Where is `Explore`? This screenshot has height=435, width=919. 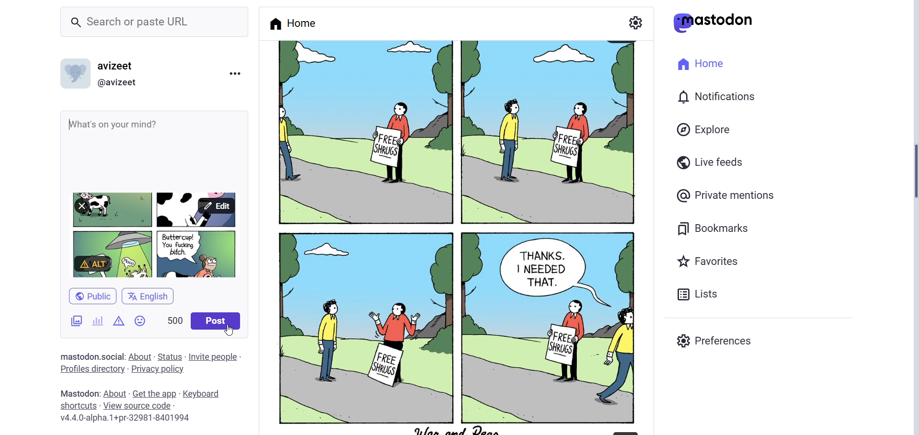 Explore is located at coordinates (705, 131).